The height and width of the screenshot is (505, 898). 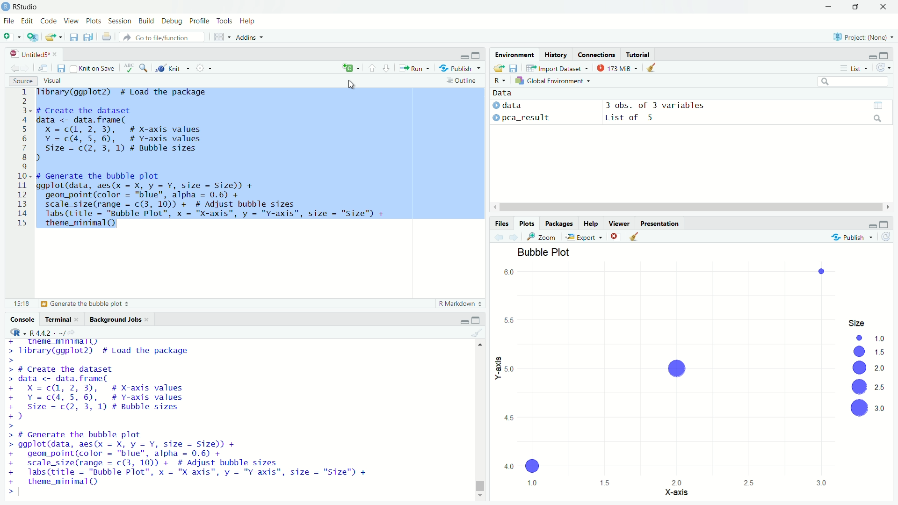 I want to click on data 2 : pca_result, so click(x=522, y=117).